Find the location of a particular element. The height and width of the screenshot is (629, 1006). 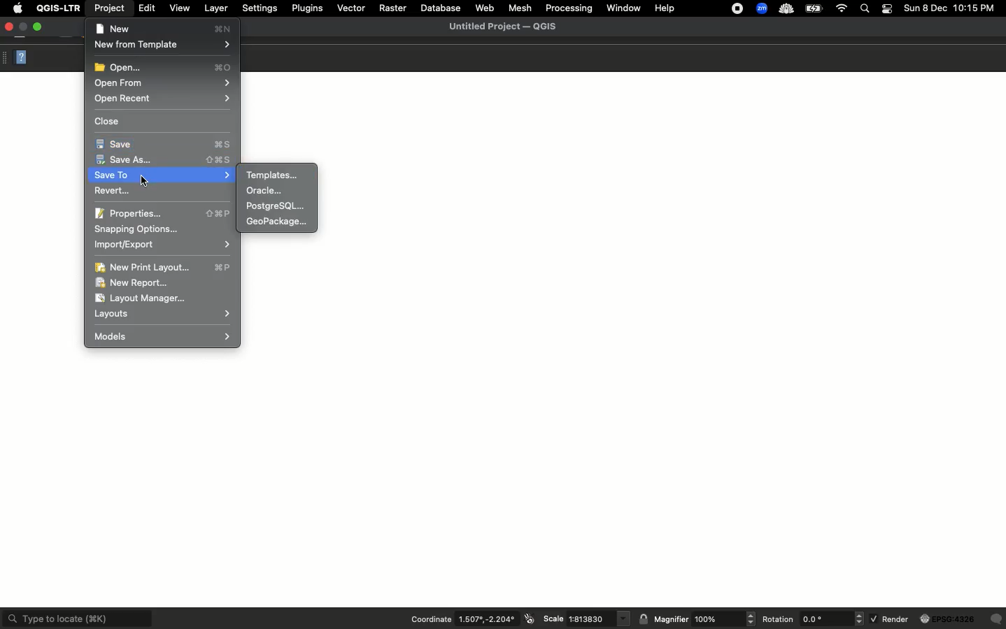

coordinates is located at coordinates (486, 620).